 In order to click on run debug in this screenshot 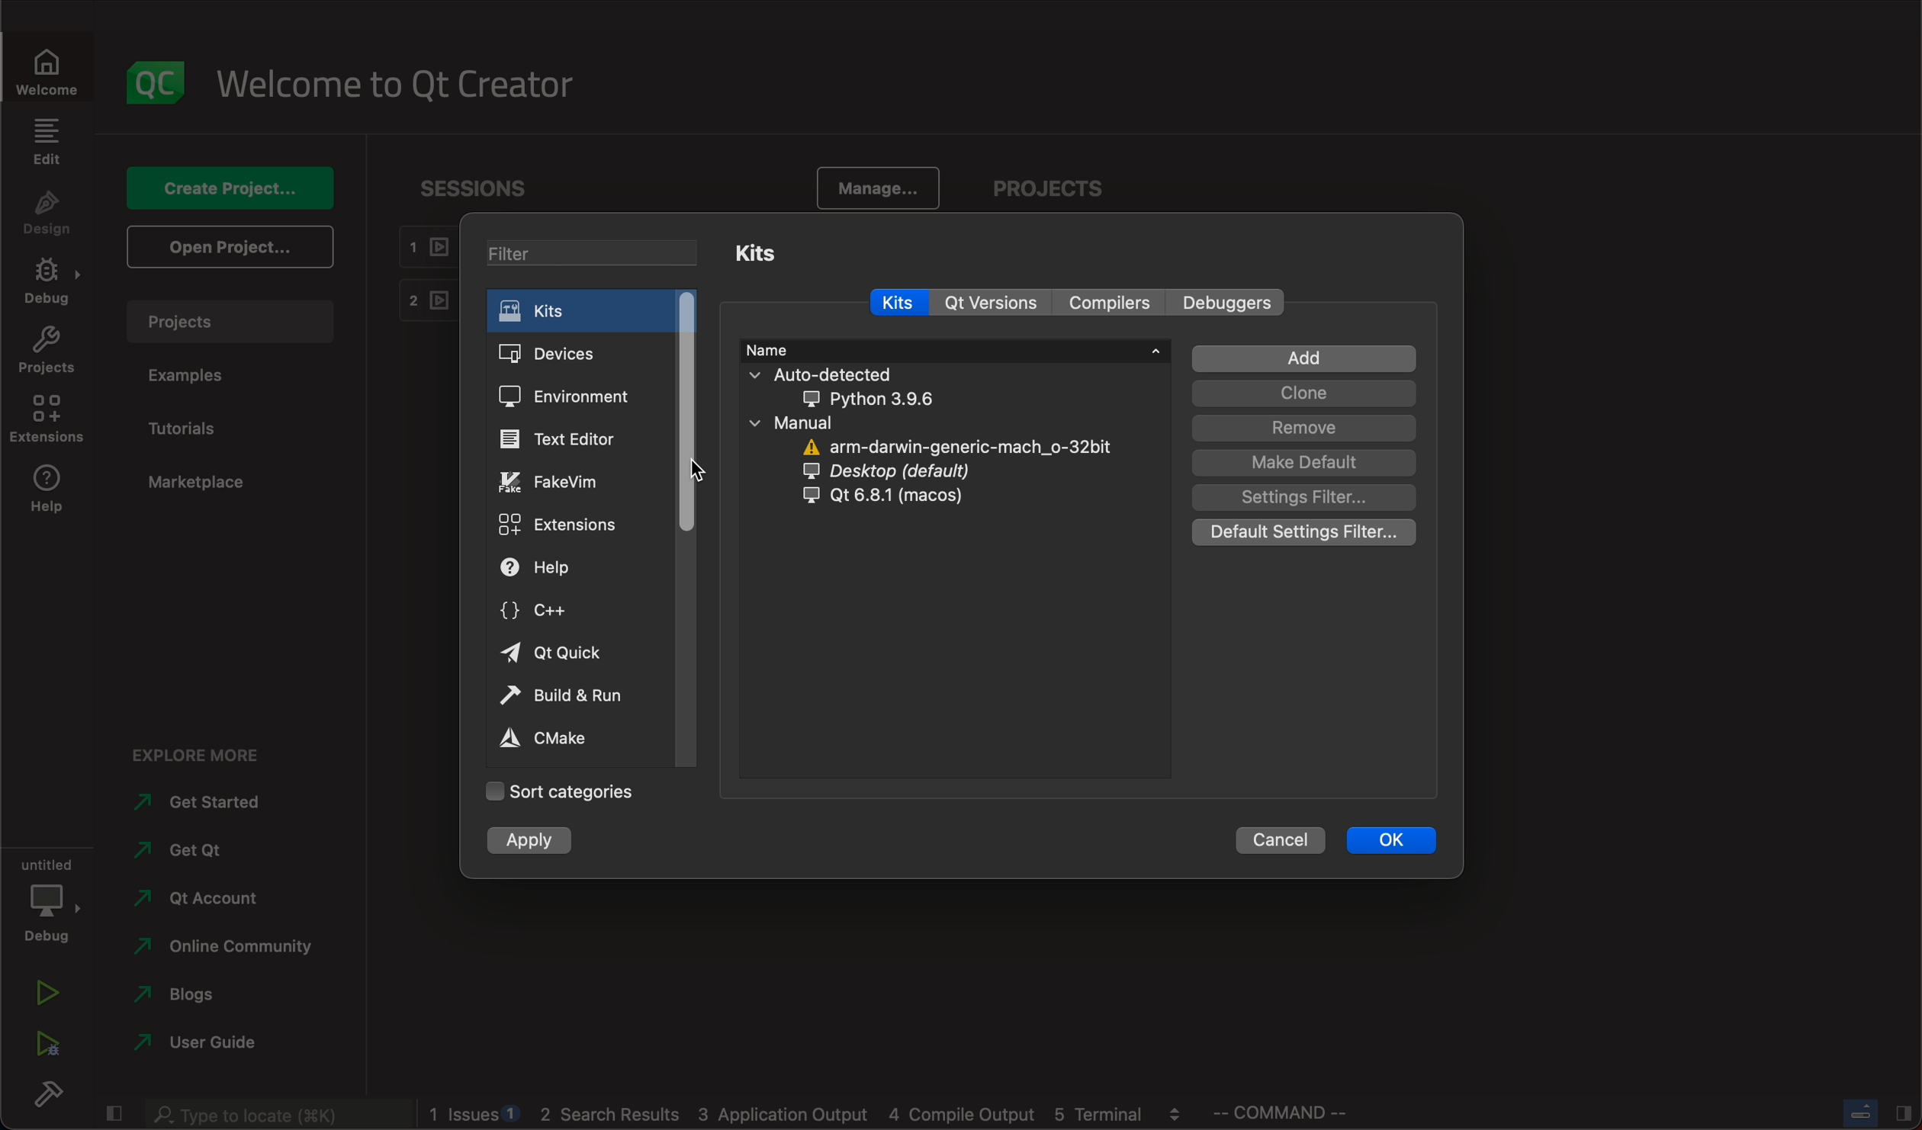, I will do `click(41, 1047)`.